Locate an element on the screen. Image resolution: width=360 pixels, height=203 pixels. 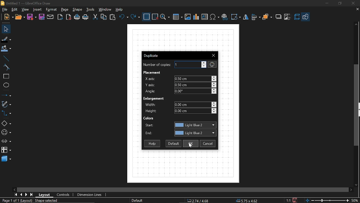
Crop is located at coordinates (287, 17).